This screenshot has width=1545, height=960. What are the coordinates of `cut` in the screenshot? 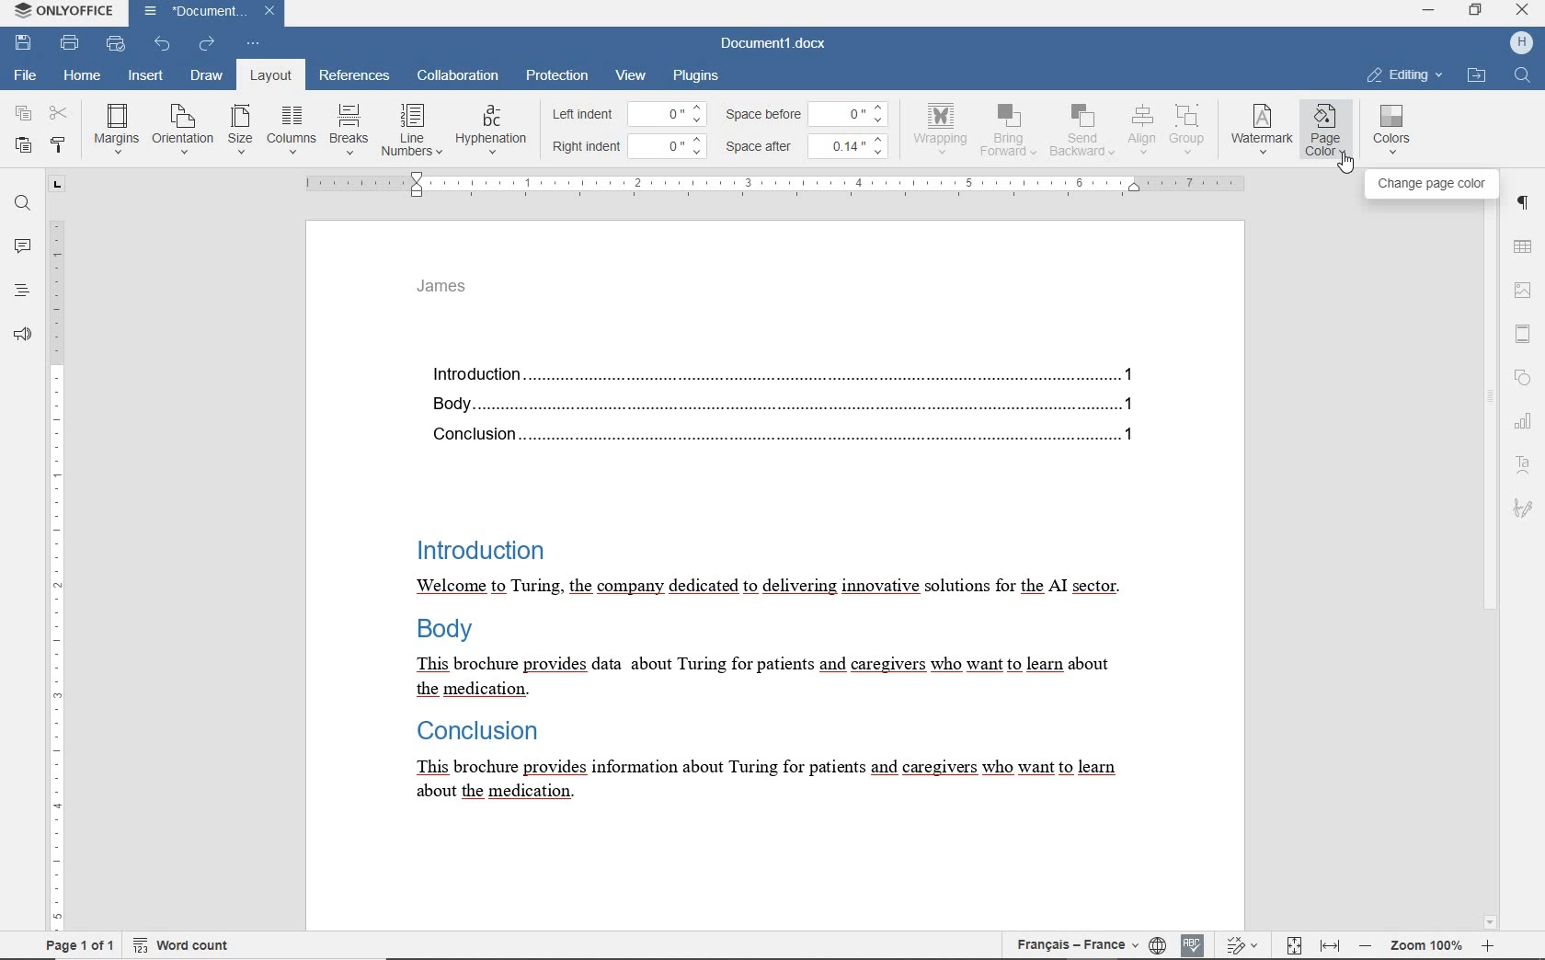 It's located at (60, 112).